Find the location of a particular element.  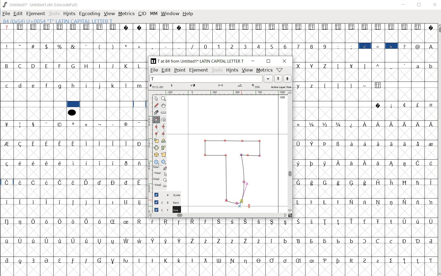

Symbol is located at coordinates (100, 163).